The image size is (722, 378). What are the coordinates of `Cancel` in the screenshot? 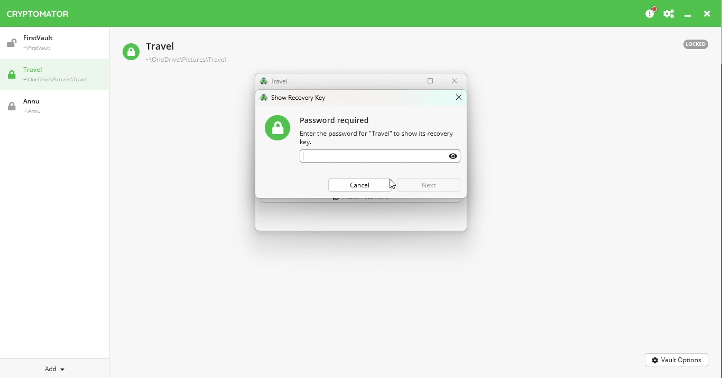 It's located at (361, 185).